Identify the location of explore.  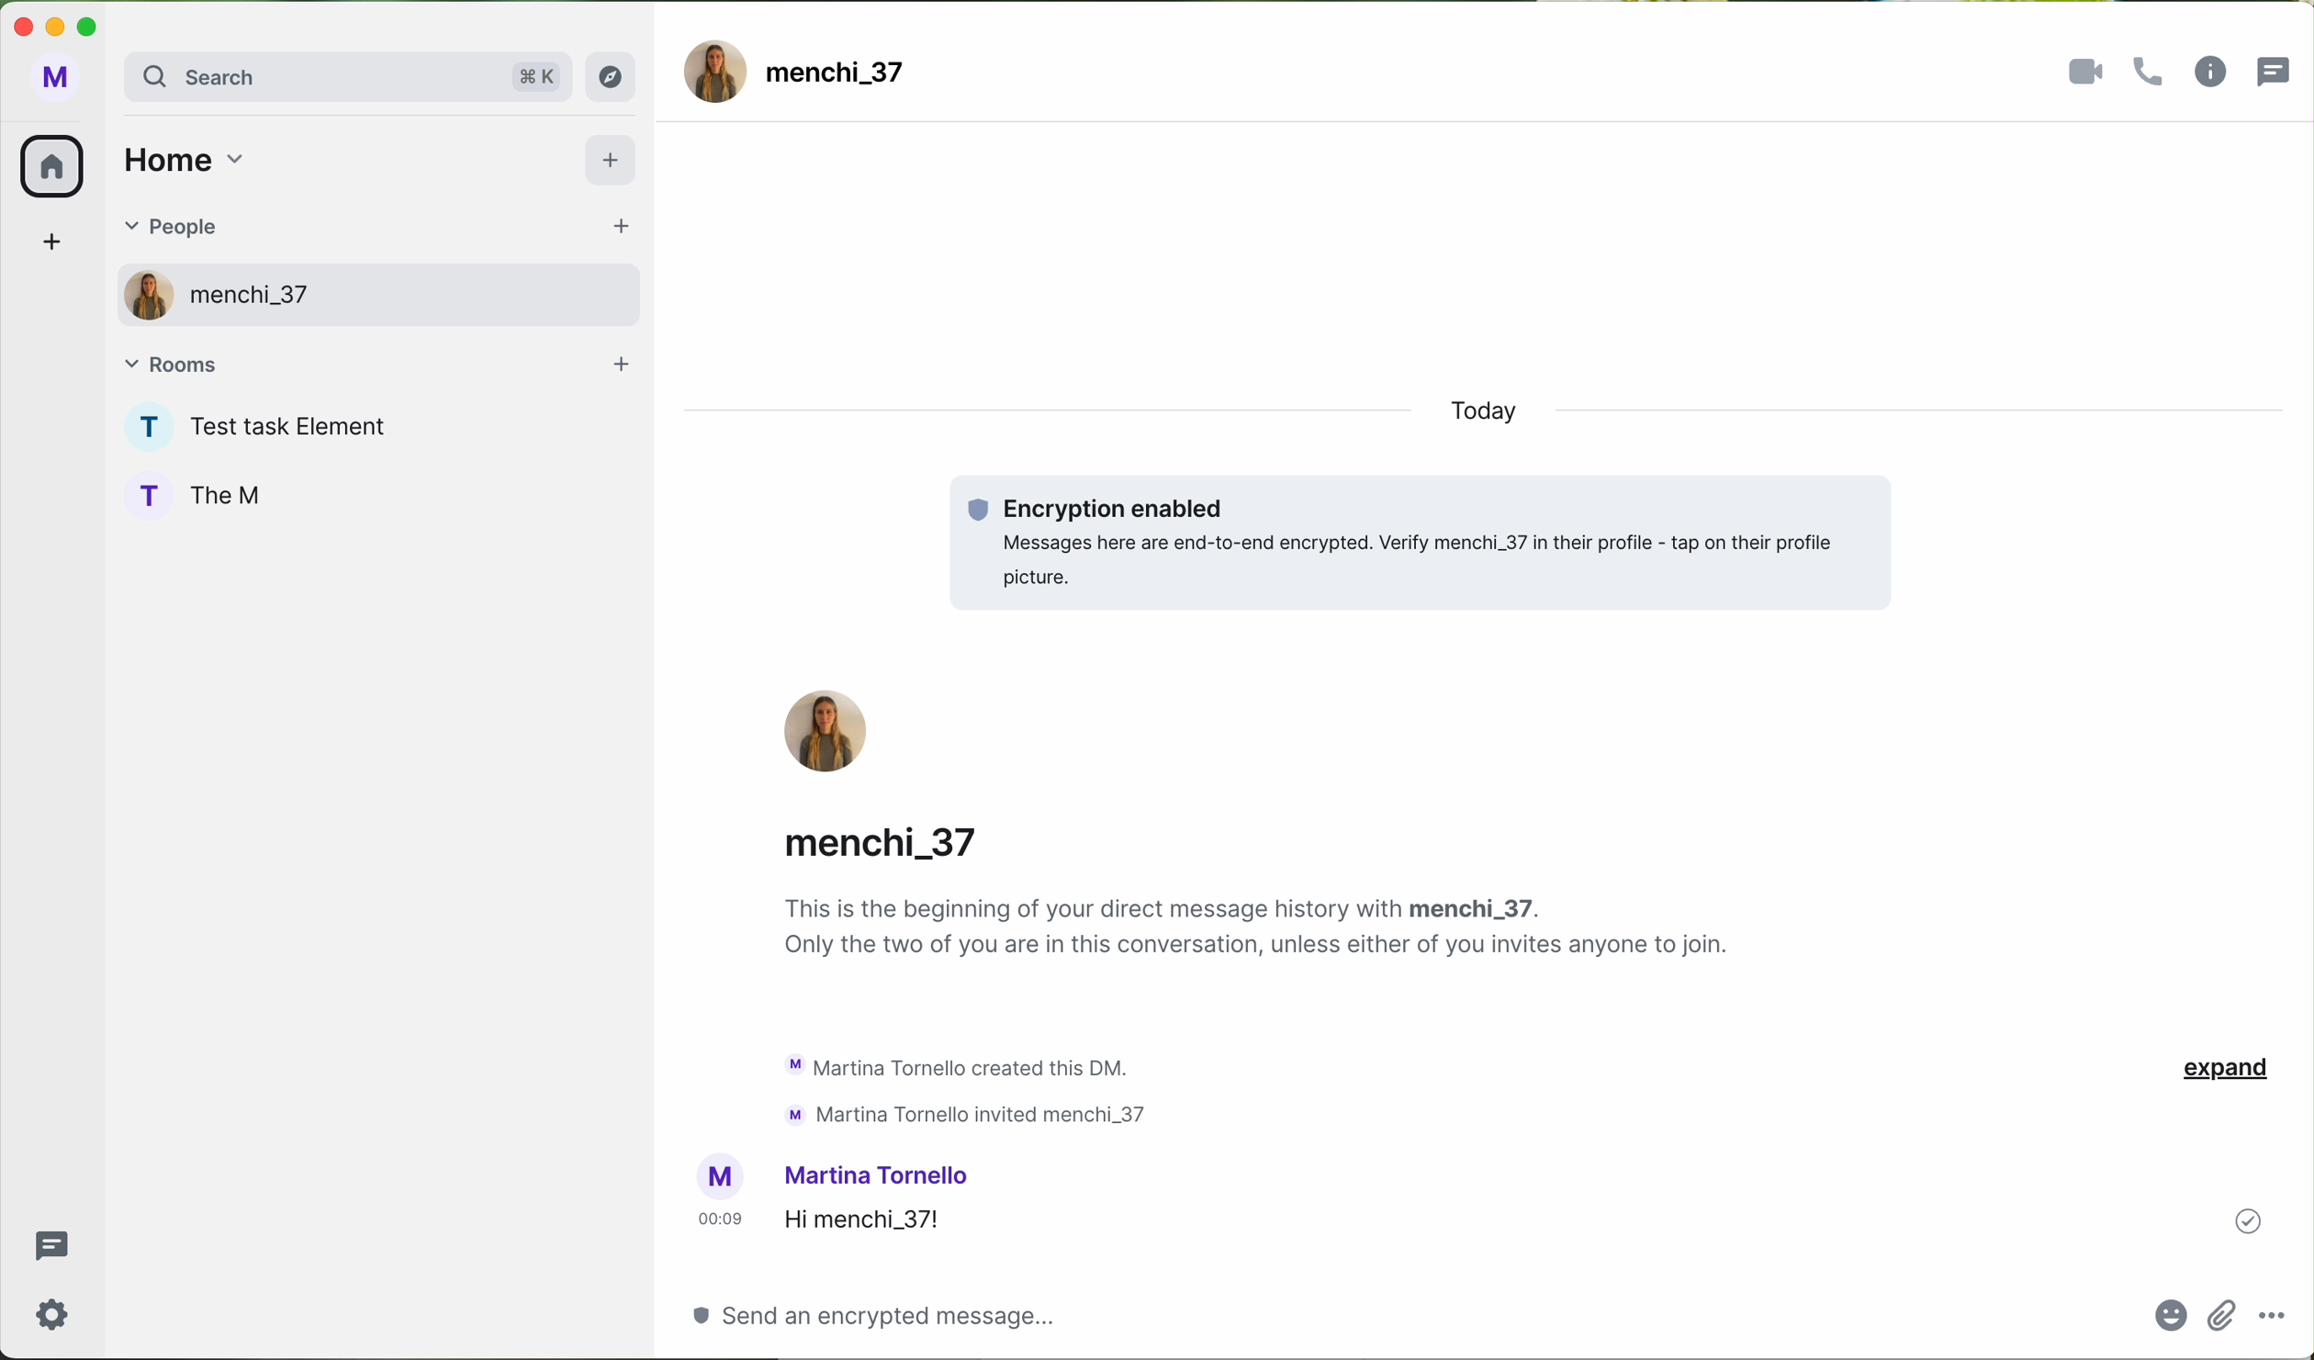
(616, 76).